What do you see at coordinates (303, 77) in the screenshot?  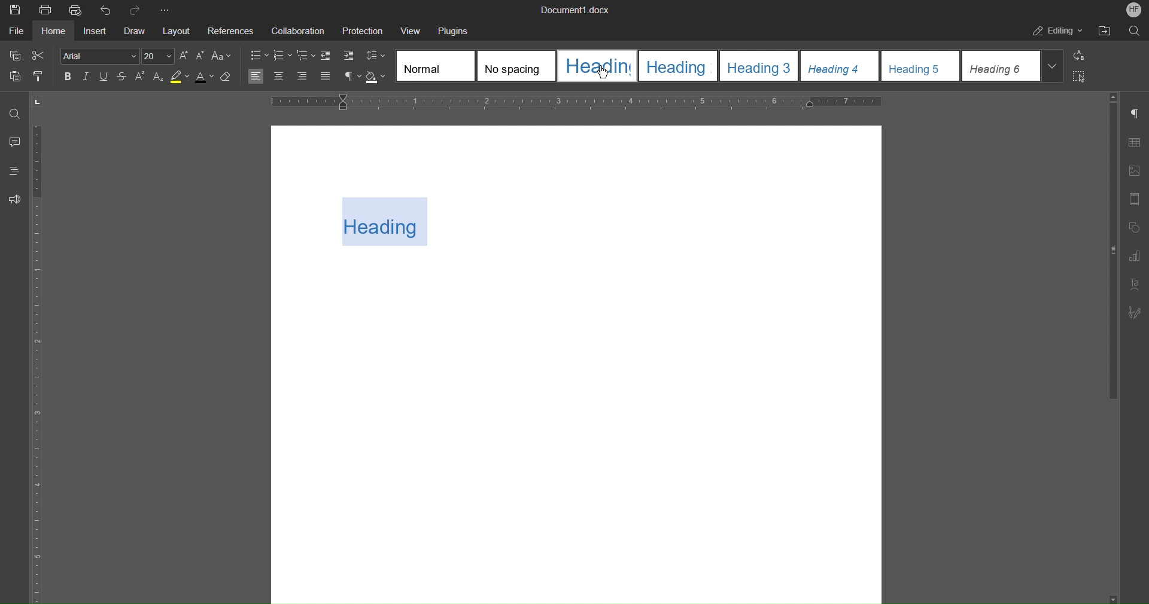 I see `Right Align` at bounding box center [303, 77].